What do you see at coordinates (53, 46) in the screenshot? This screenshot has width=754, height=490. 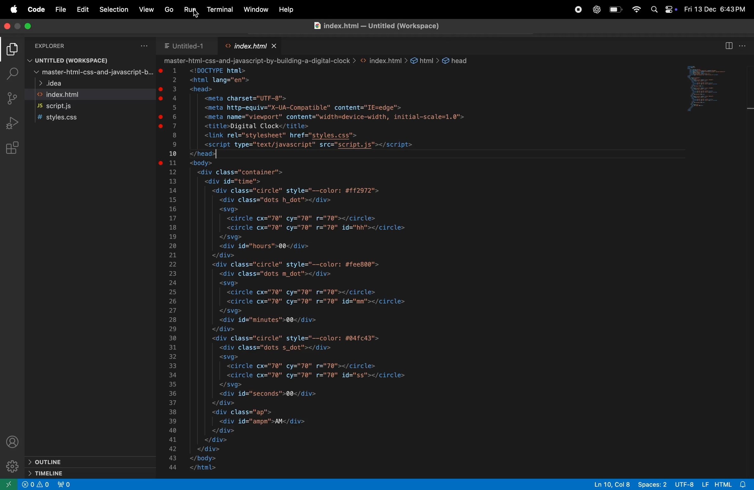 I see `Explorer` at bounding box center [53, 46].